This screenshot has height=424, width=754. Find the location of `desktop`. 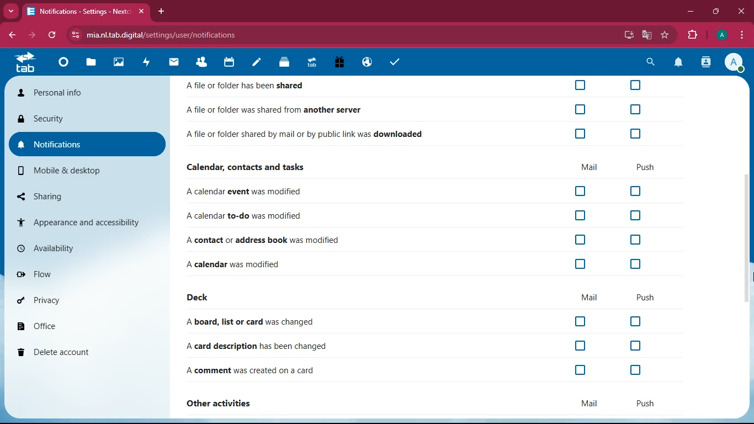

desktop is located at coordinates (627, 35).